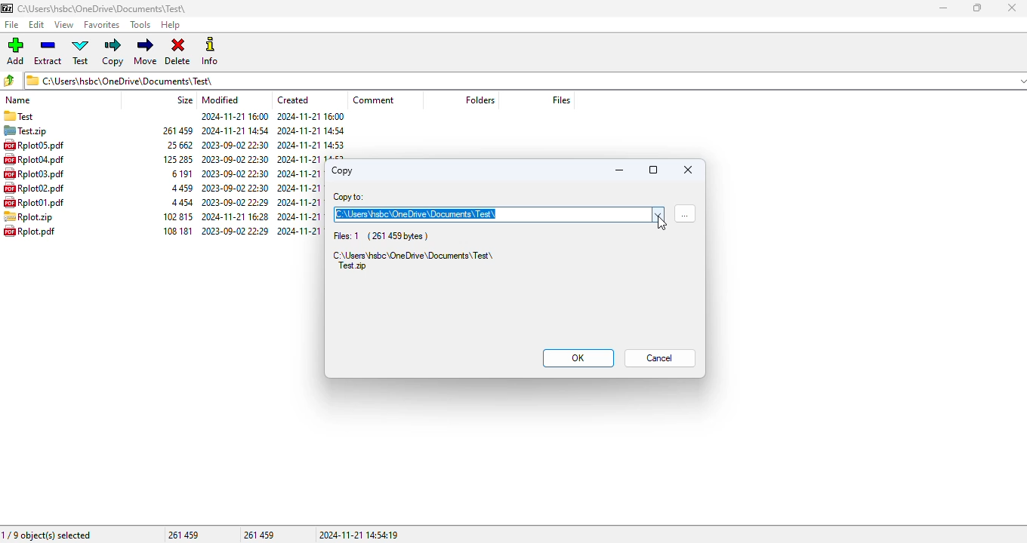 This screenshot has height=543, width=1027. Describe the element at coordinates (211, 51) in the screenshot. I see `info` at that location.